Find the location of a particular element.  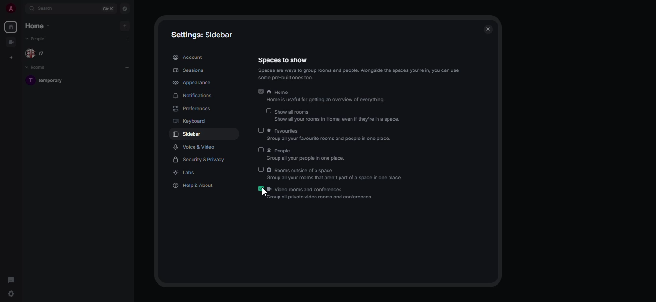

home is located at coordinates (39, 26).